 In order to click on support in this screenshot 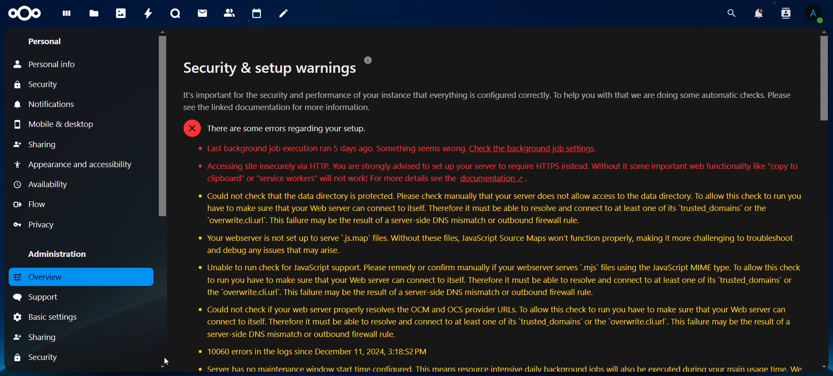, I will do `click(43, 298)`.